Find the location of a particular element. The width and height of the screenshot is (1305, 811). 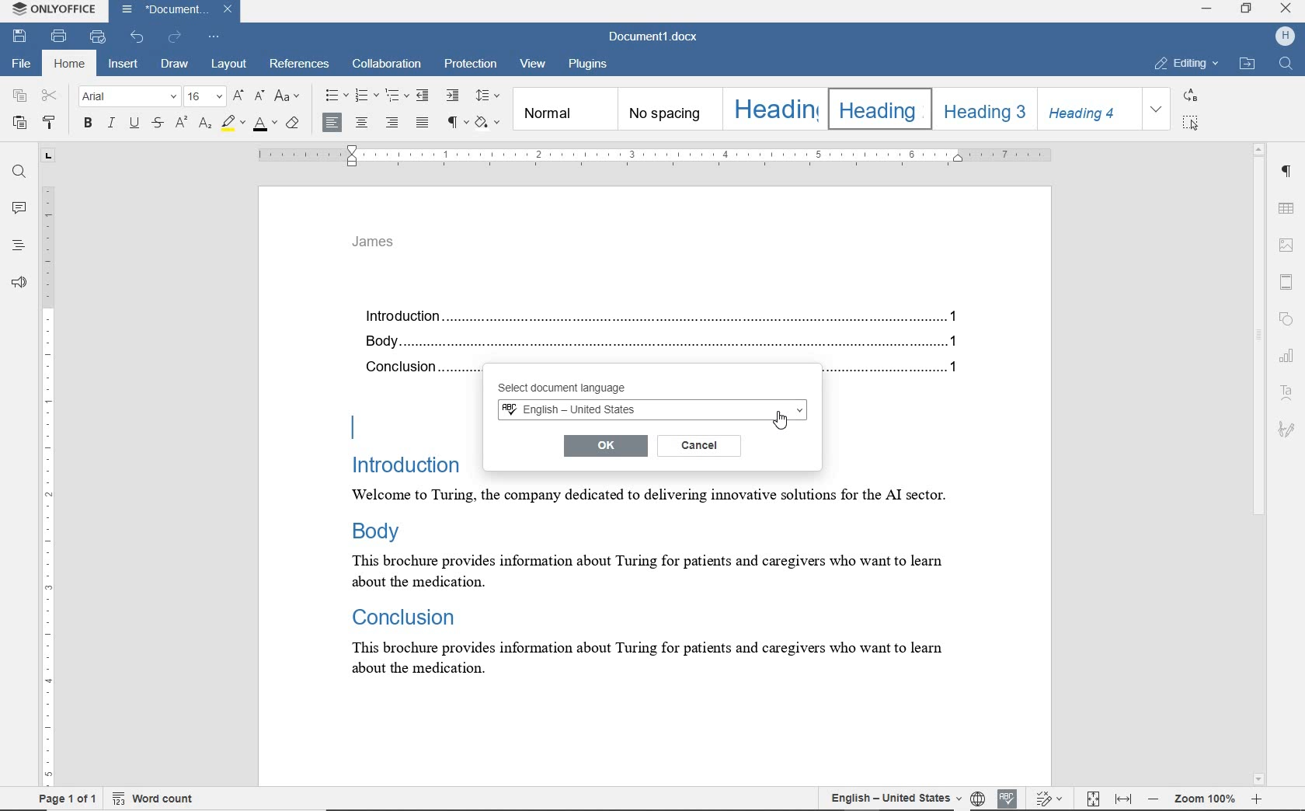

align center is located at coordinates (361, 124).